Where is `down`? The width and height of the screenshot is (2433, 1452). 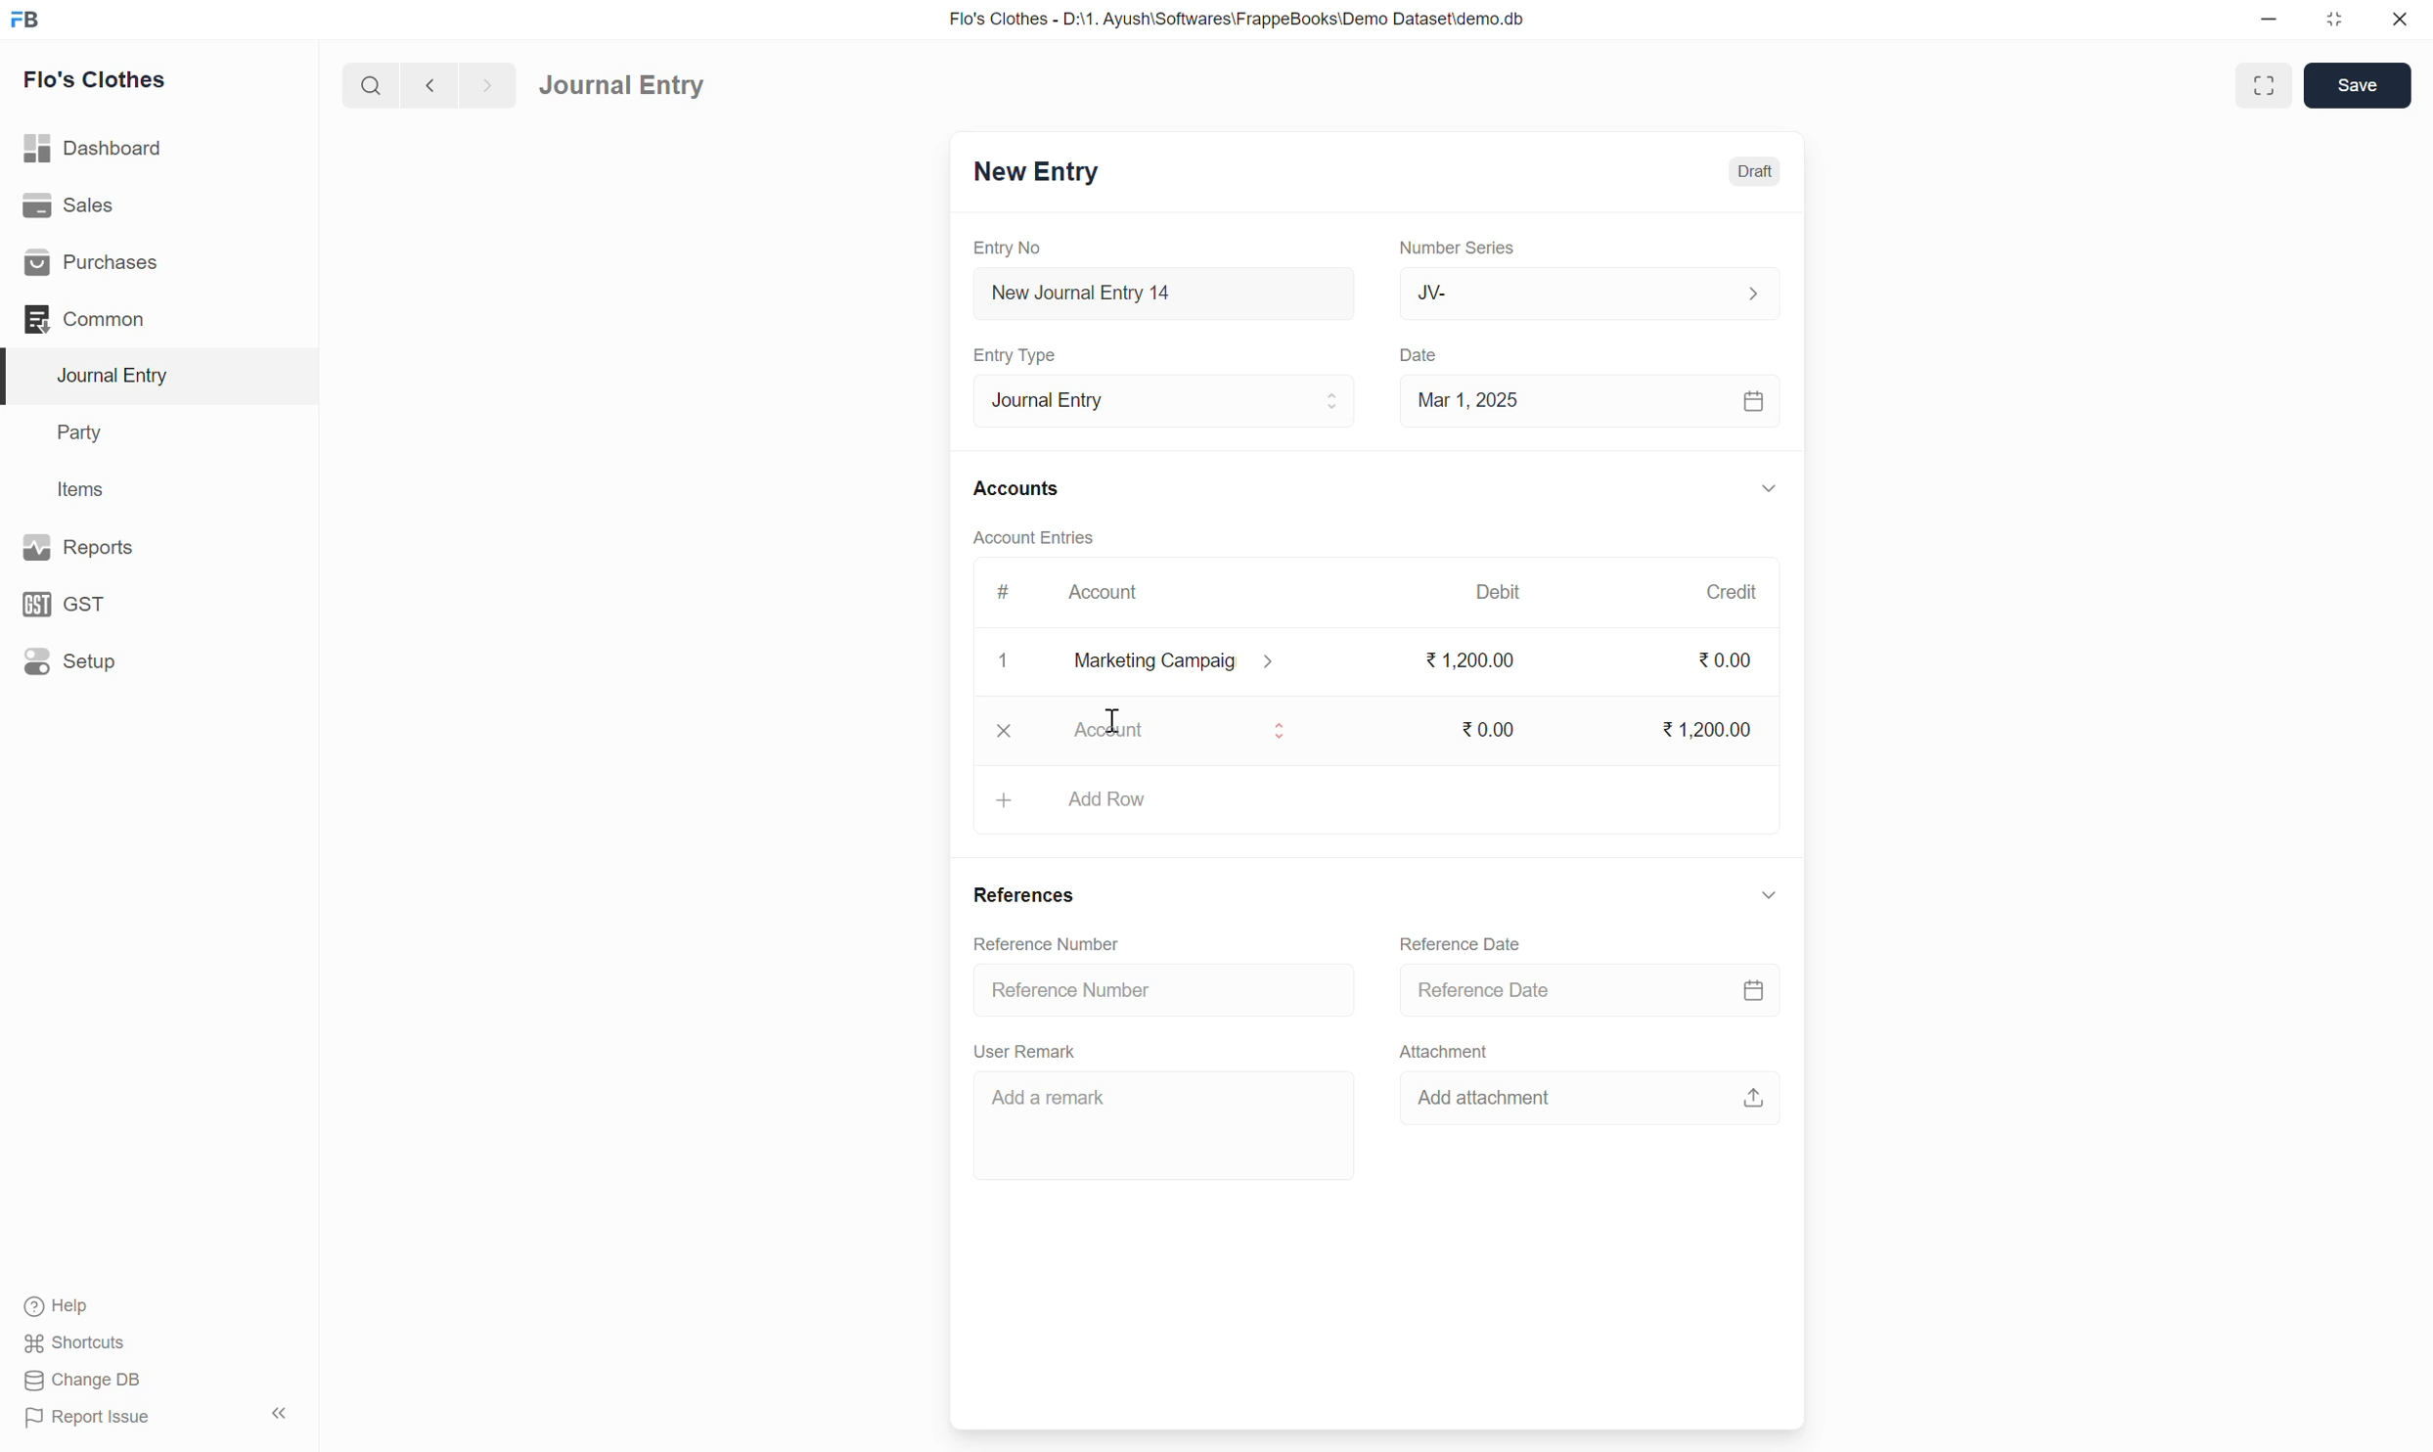
down is located at coordinates (1767, 888).